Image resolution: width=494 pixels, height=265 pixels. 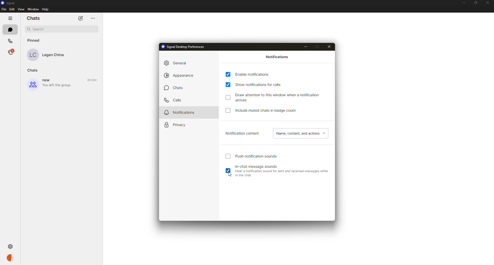 I want to click on tap to select, so click(x=228, y=85).